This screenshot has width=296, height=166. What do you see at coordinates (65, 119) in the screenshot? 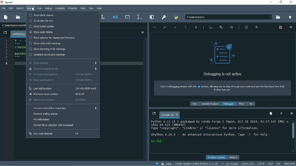
I see `Fix indentation` at bounding box center [65, 119].